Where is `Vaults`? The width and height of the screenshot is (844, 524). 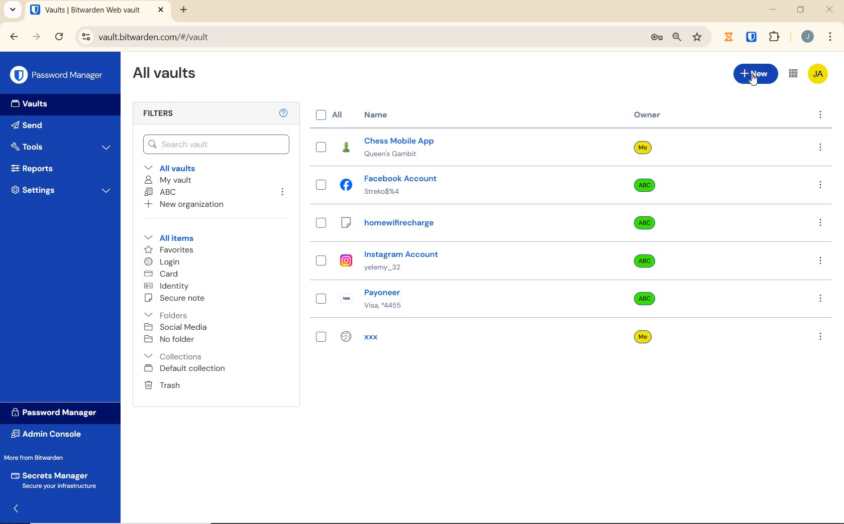
Vaults is located at coordinates (31, 102).